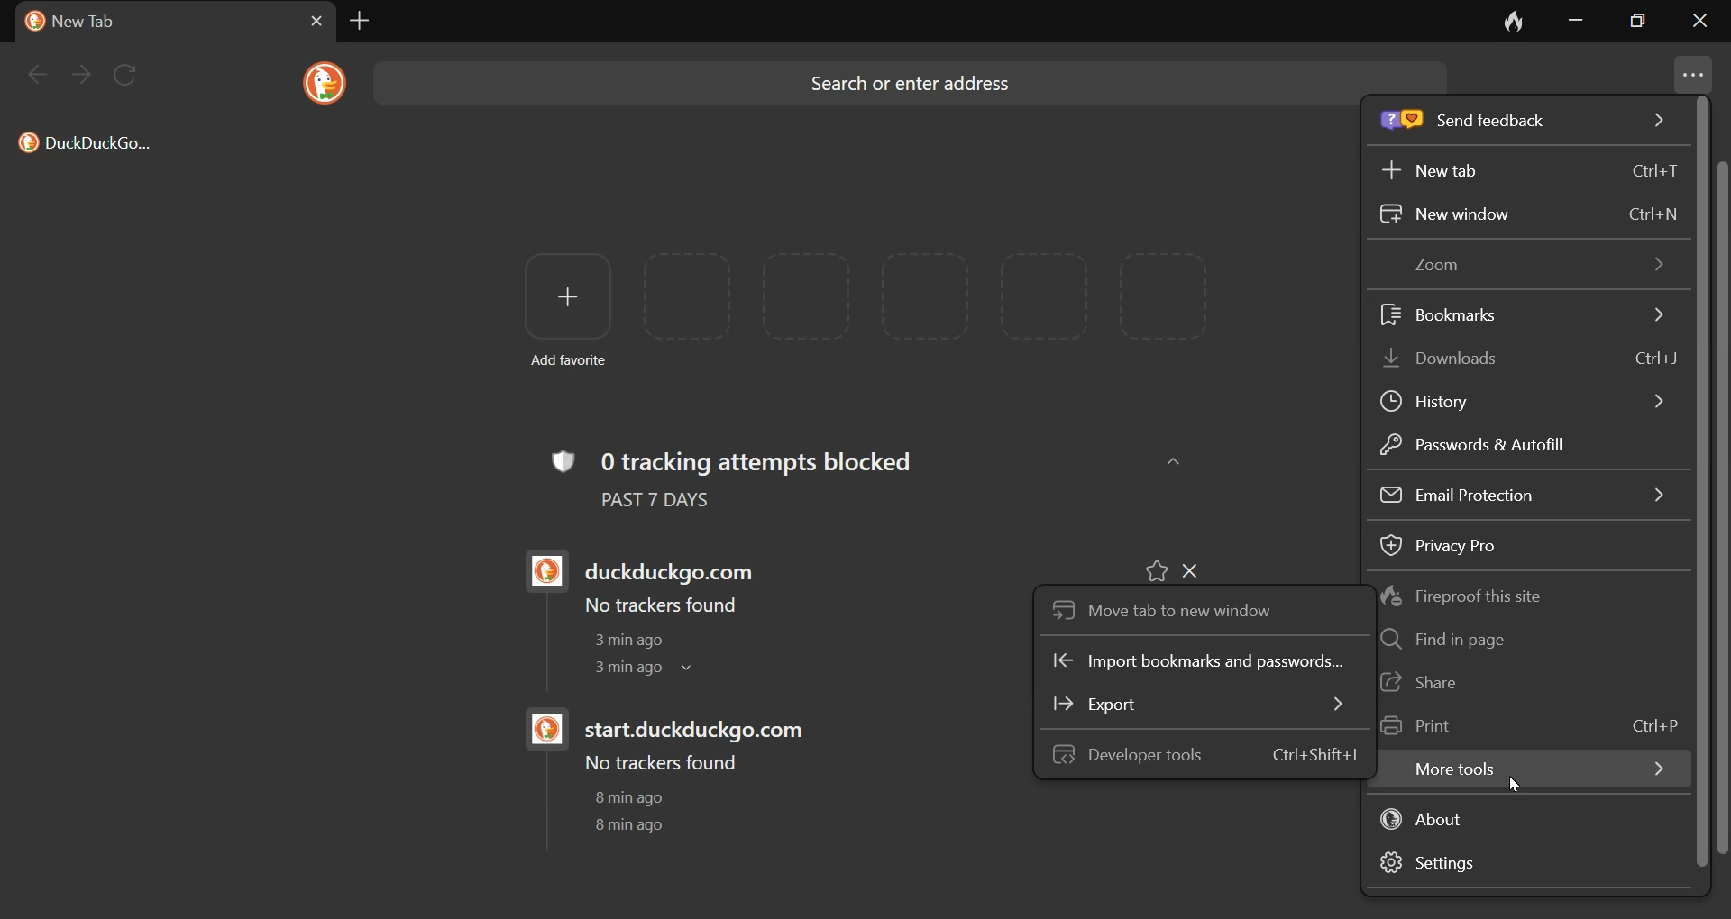  What do you see at coordinates (1703, 23) in the screenshot?
I see `close` at bounding box center [1703, 23].